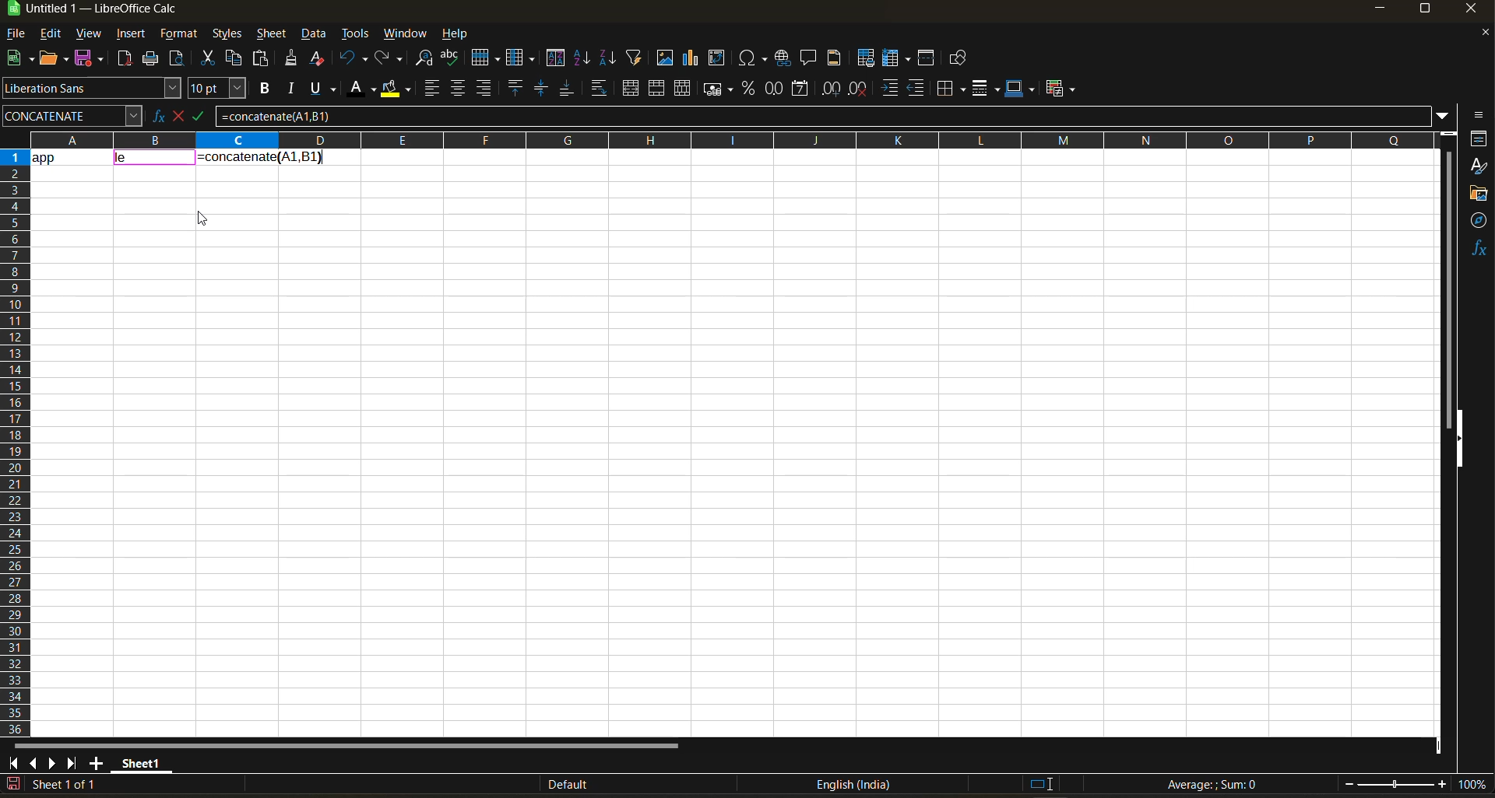 This screenshot has height=798, width=1495. What do you see at coordinates (1448, 278) in the screenshot?
I see `vertical scroll bar` at bounding box center [1448, 278].